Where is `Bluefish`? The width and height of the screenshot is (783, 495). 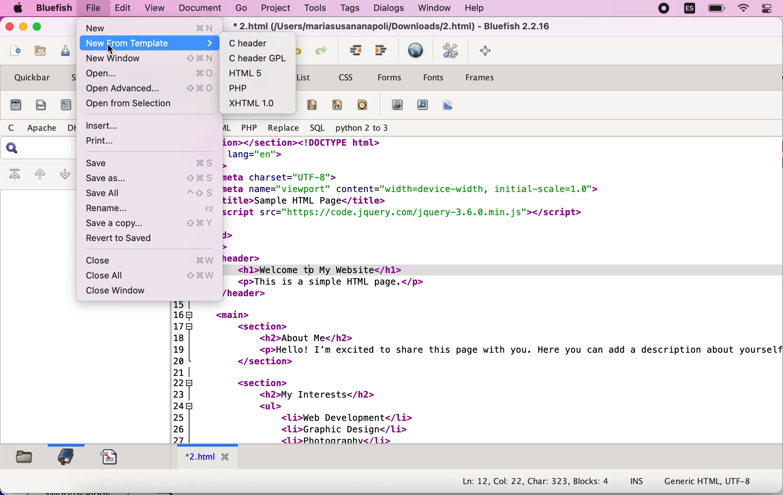 Bluefish is located at coordinates (53, 8).